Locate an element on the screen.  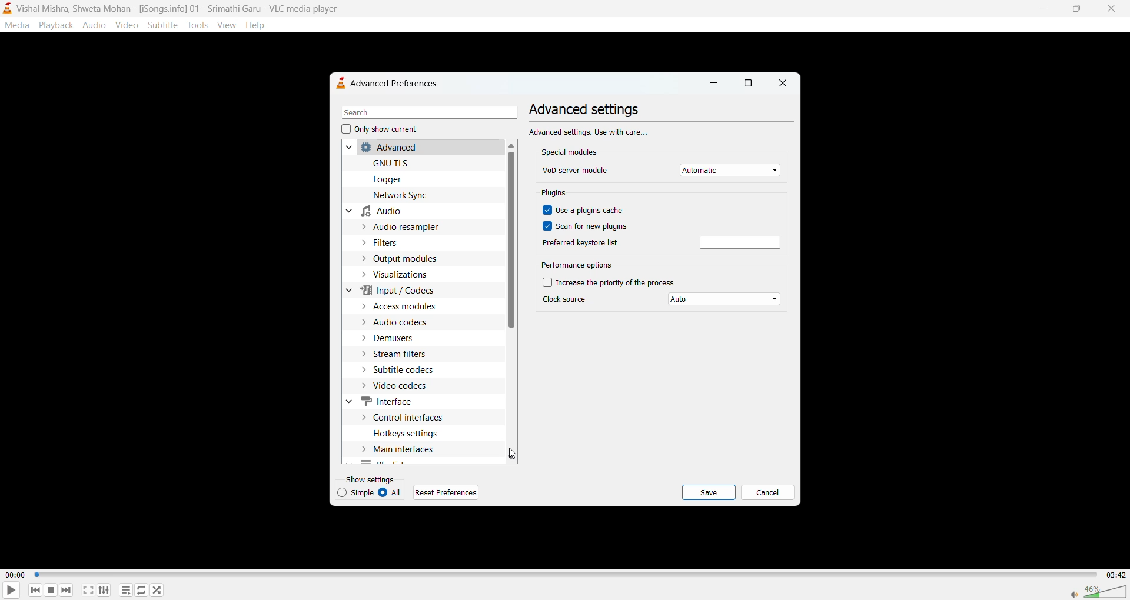
stream filters is located at coordinates (406, 353).